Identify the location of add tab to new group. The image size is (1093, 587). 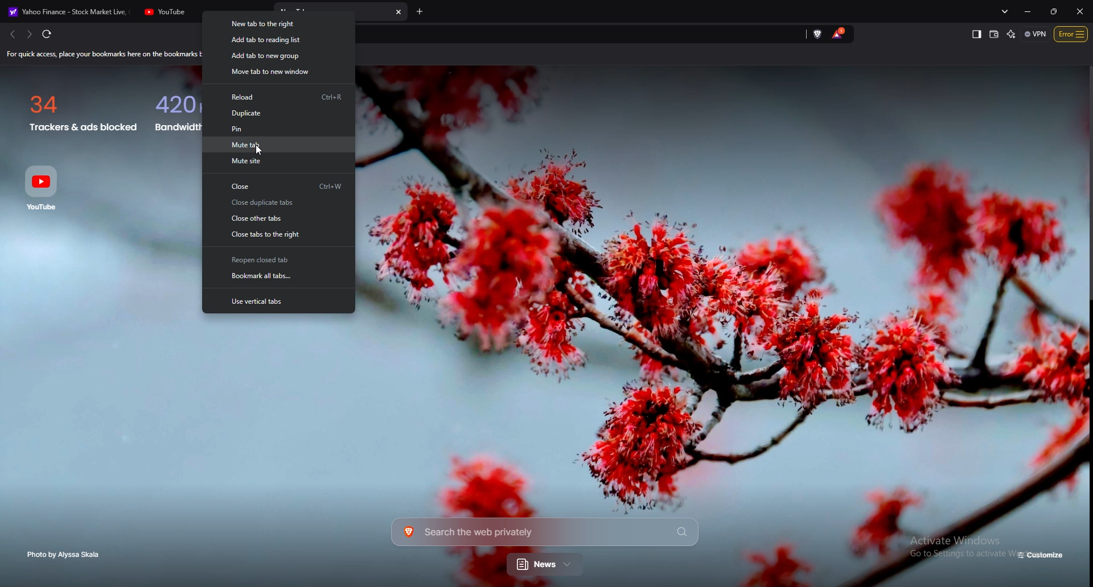
(277, 55).